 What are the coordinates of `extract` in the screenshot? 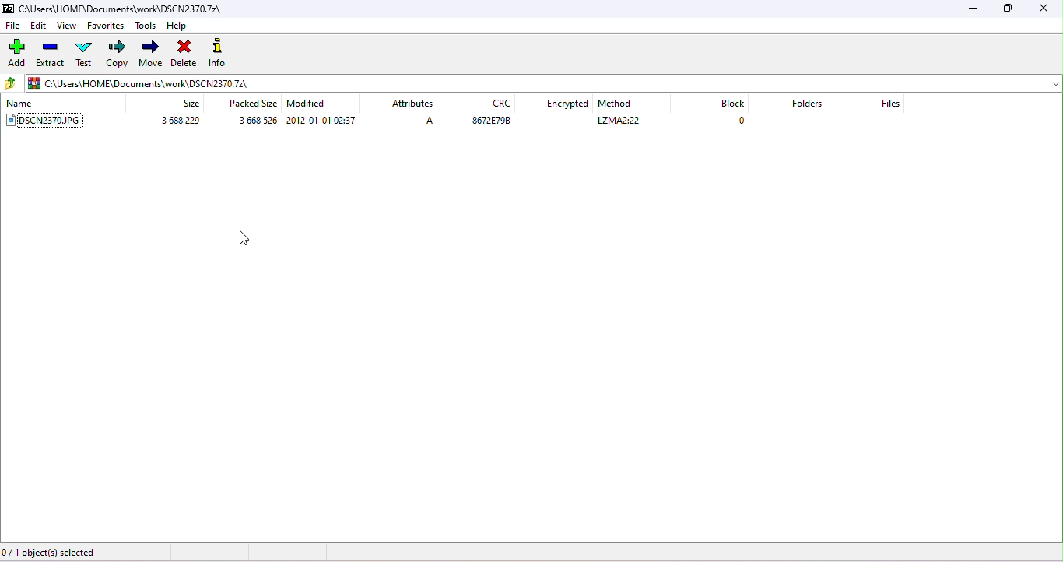 It's located at (51, 56).